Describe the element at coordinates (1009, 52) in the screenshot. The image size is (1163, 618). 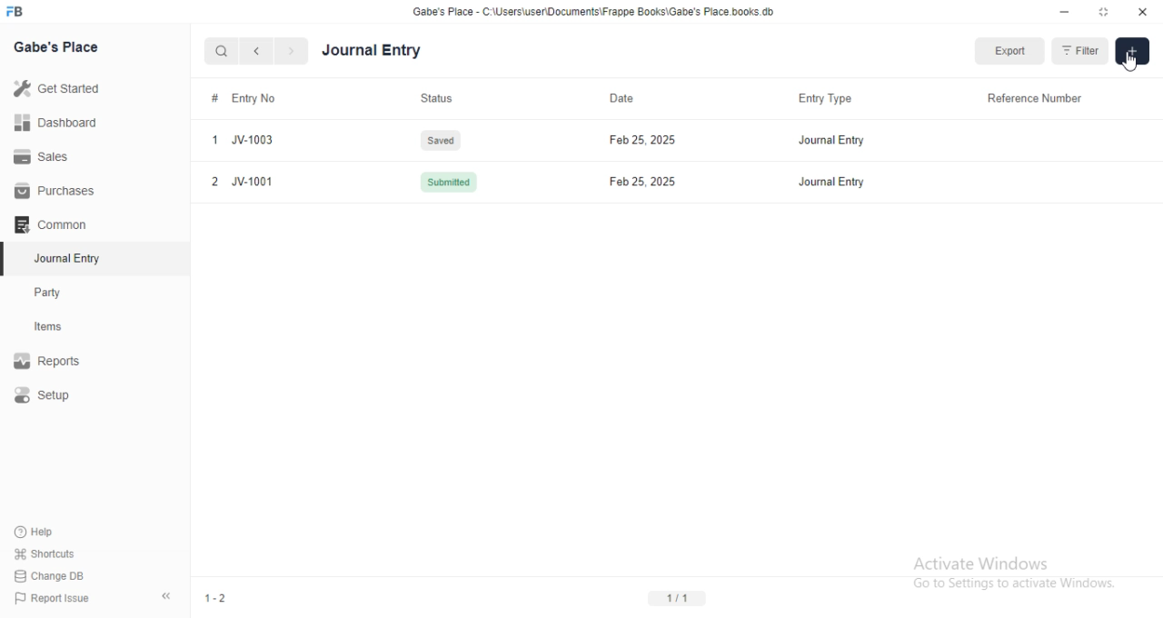
I see `Export` at that location.